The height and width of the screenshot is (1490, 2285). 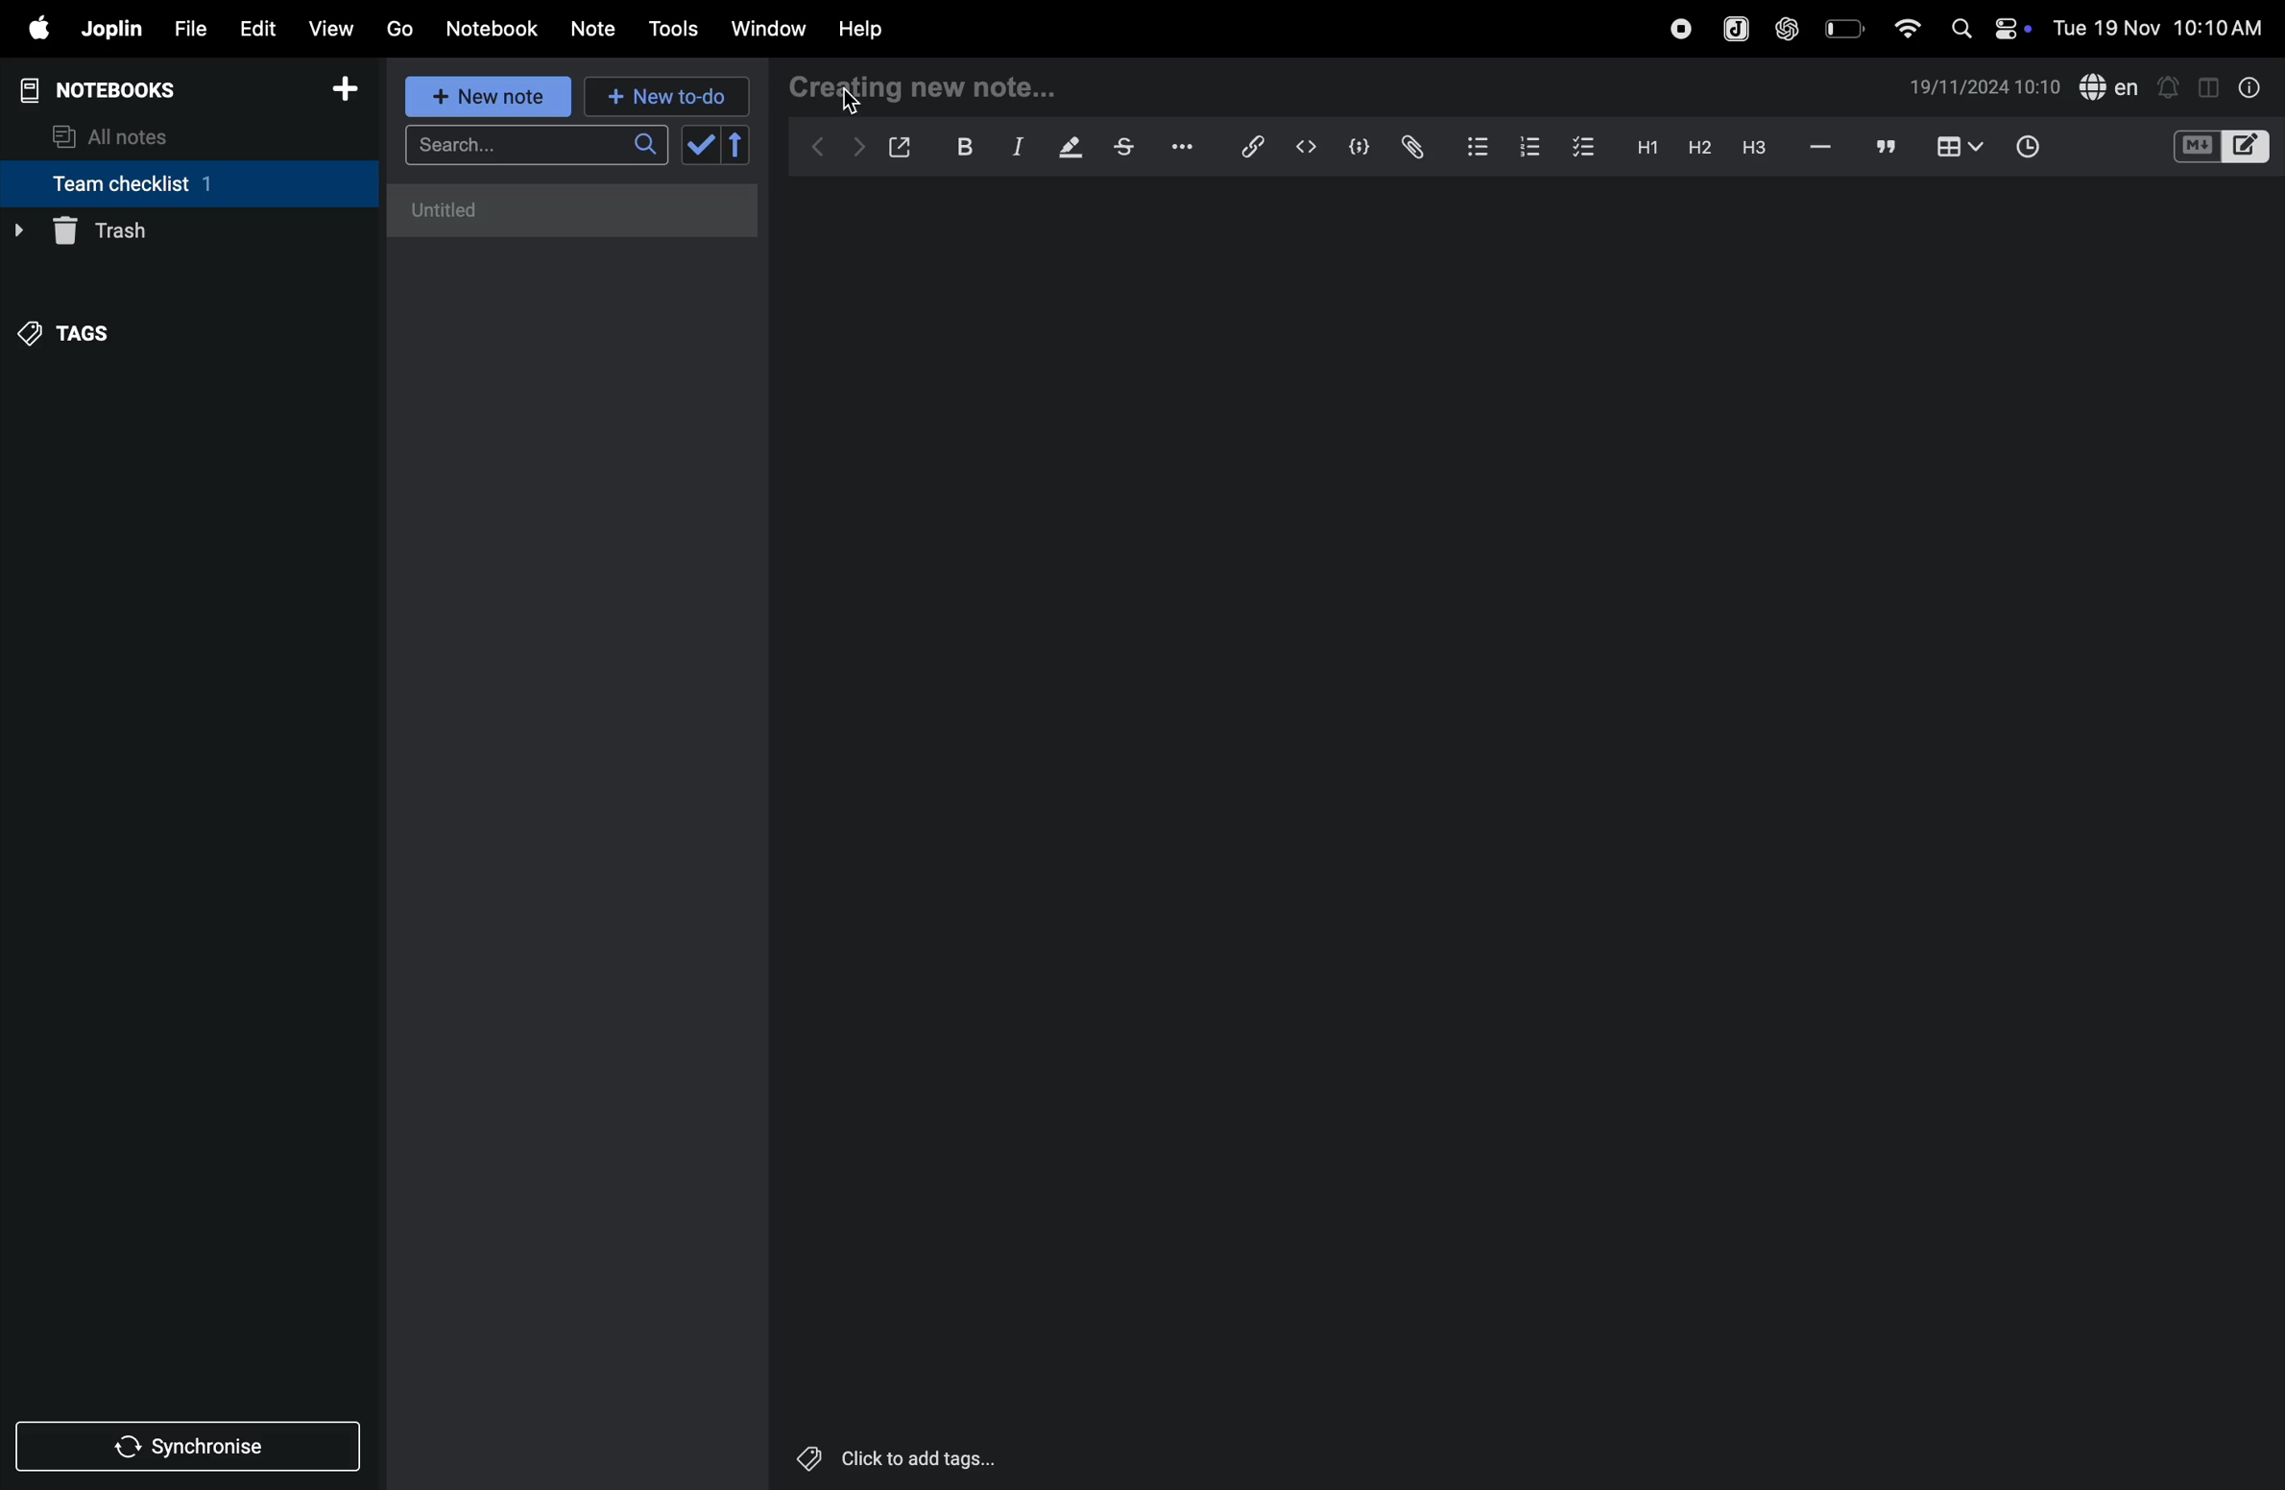 What do you see at coordinates (2249, 145) in the screenshot?
I see `editor layout` at bounding box center [2249, 145].